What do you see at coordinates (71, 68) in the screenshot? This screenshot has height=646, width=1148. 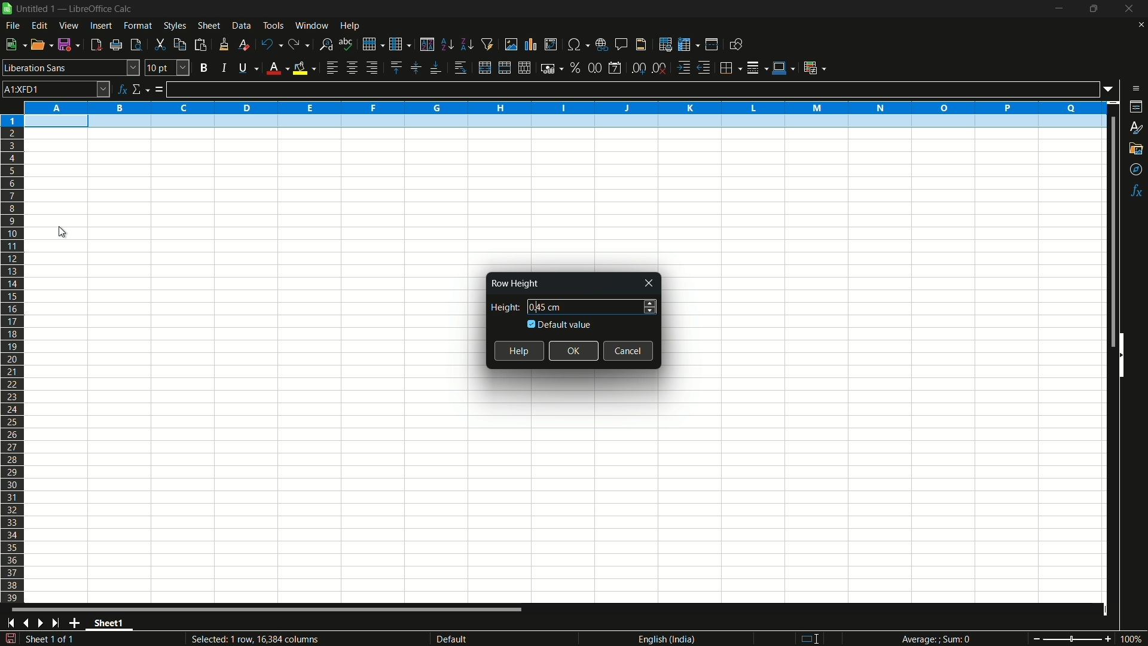 I see `font name` at bounding box center [71, 68].